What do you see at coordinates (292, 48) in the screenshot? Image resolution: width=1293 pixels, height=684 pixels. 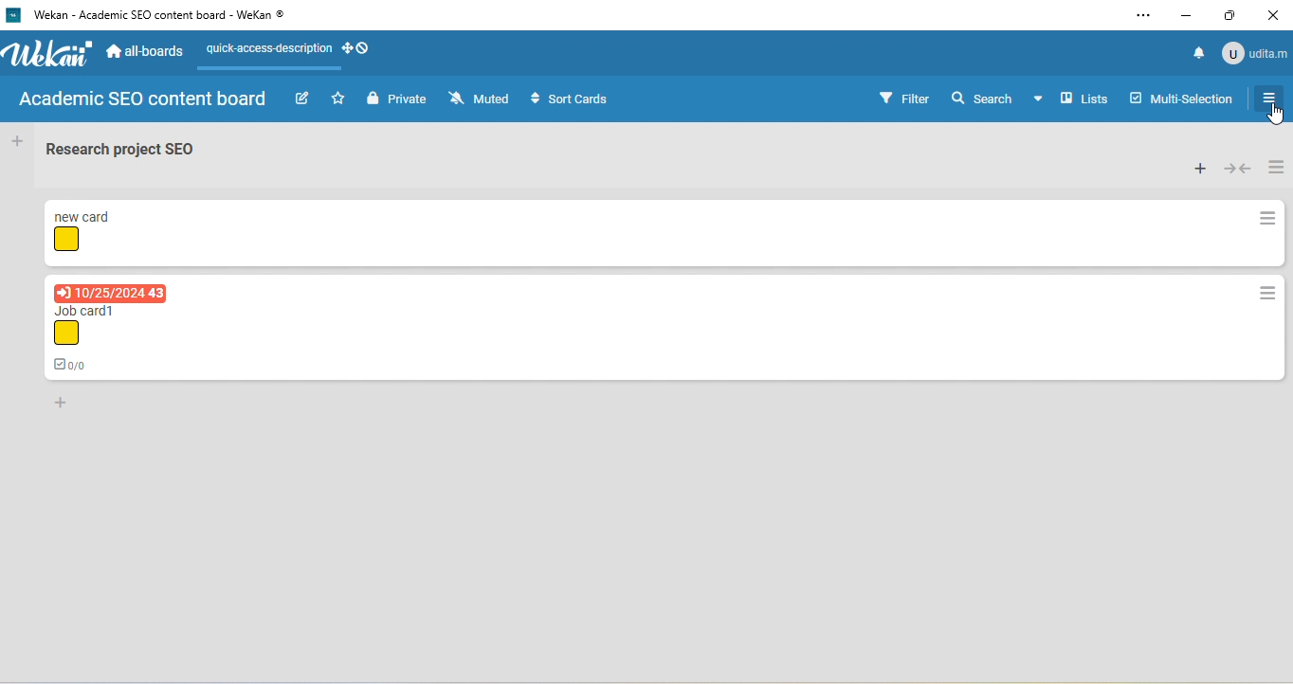 I see `quick access` at bounding box center [292, 48].